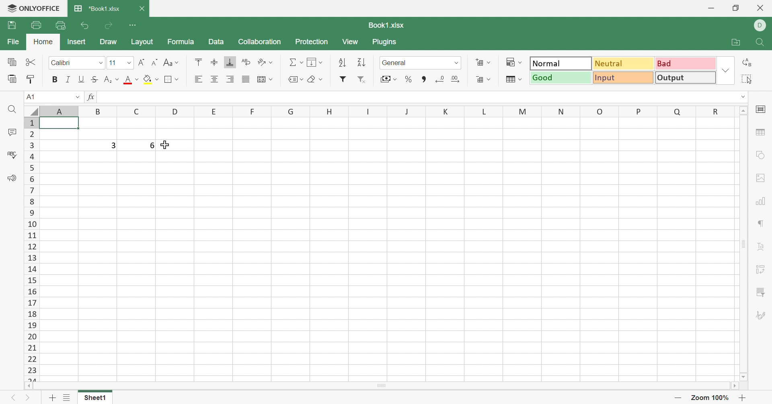  Describe the element at coordinates (316, 63) in the screenshot. I see `Fill` at that location.